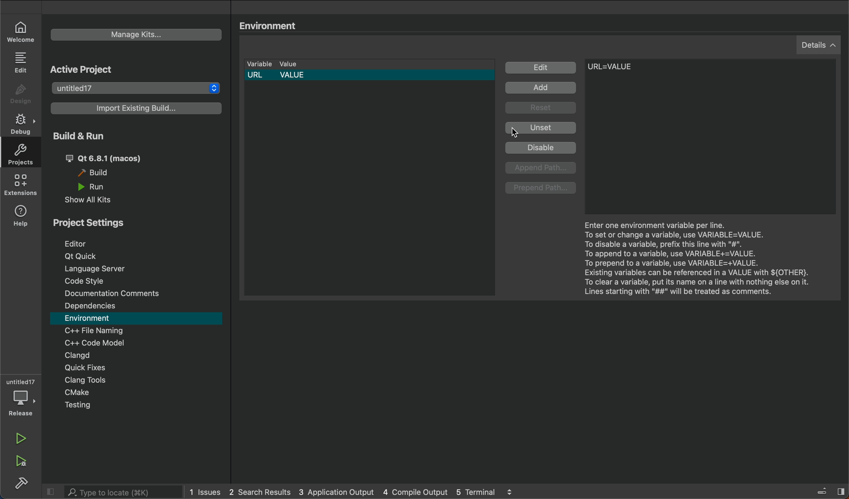 This screenshot has width=849, height=499. What do you see at coordinates (97, 269) in the screenshot?
I see `language server` at bounding box center [97, 269].